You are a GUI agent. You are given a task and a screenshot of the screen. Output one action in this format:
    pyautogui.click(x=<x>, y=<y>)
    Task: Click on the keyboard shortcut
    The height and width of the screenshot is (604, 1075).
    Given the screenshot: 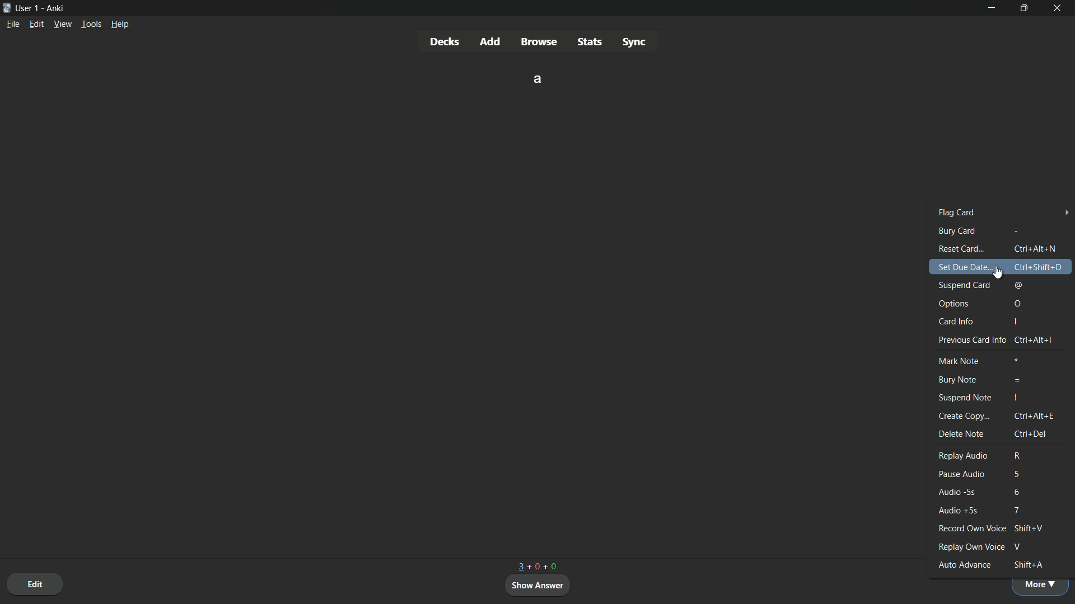 What is the action you would take?
    pyautogui.click(x=1018, y=304)
    